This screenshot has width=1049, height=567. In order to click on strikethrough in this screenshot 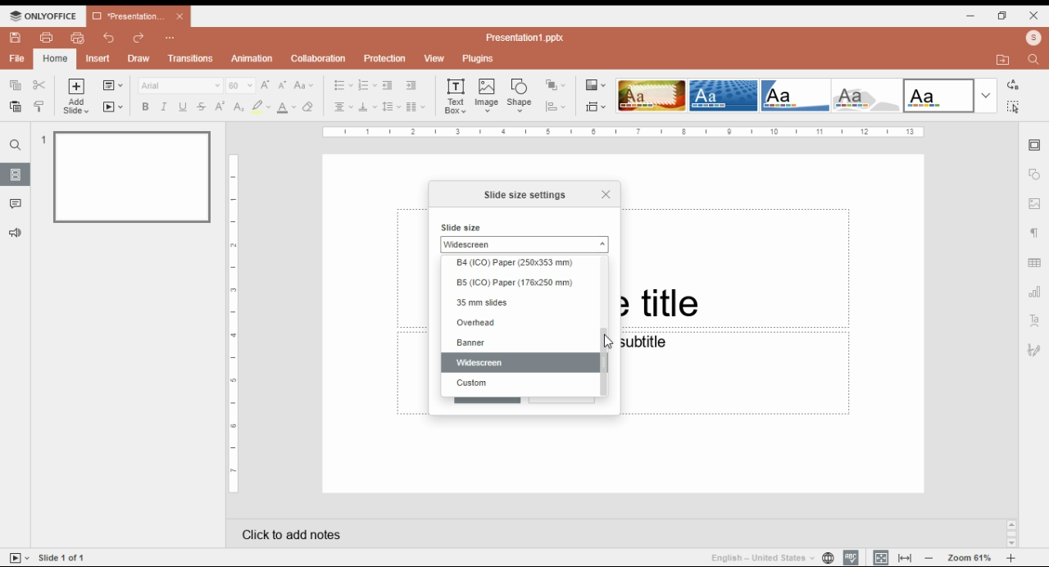, I will do `click(202, 107)`.